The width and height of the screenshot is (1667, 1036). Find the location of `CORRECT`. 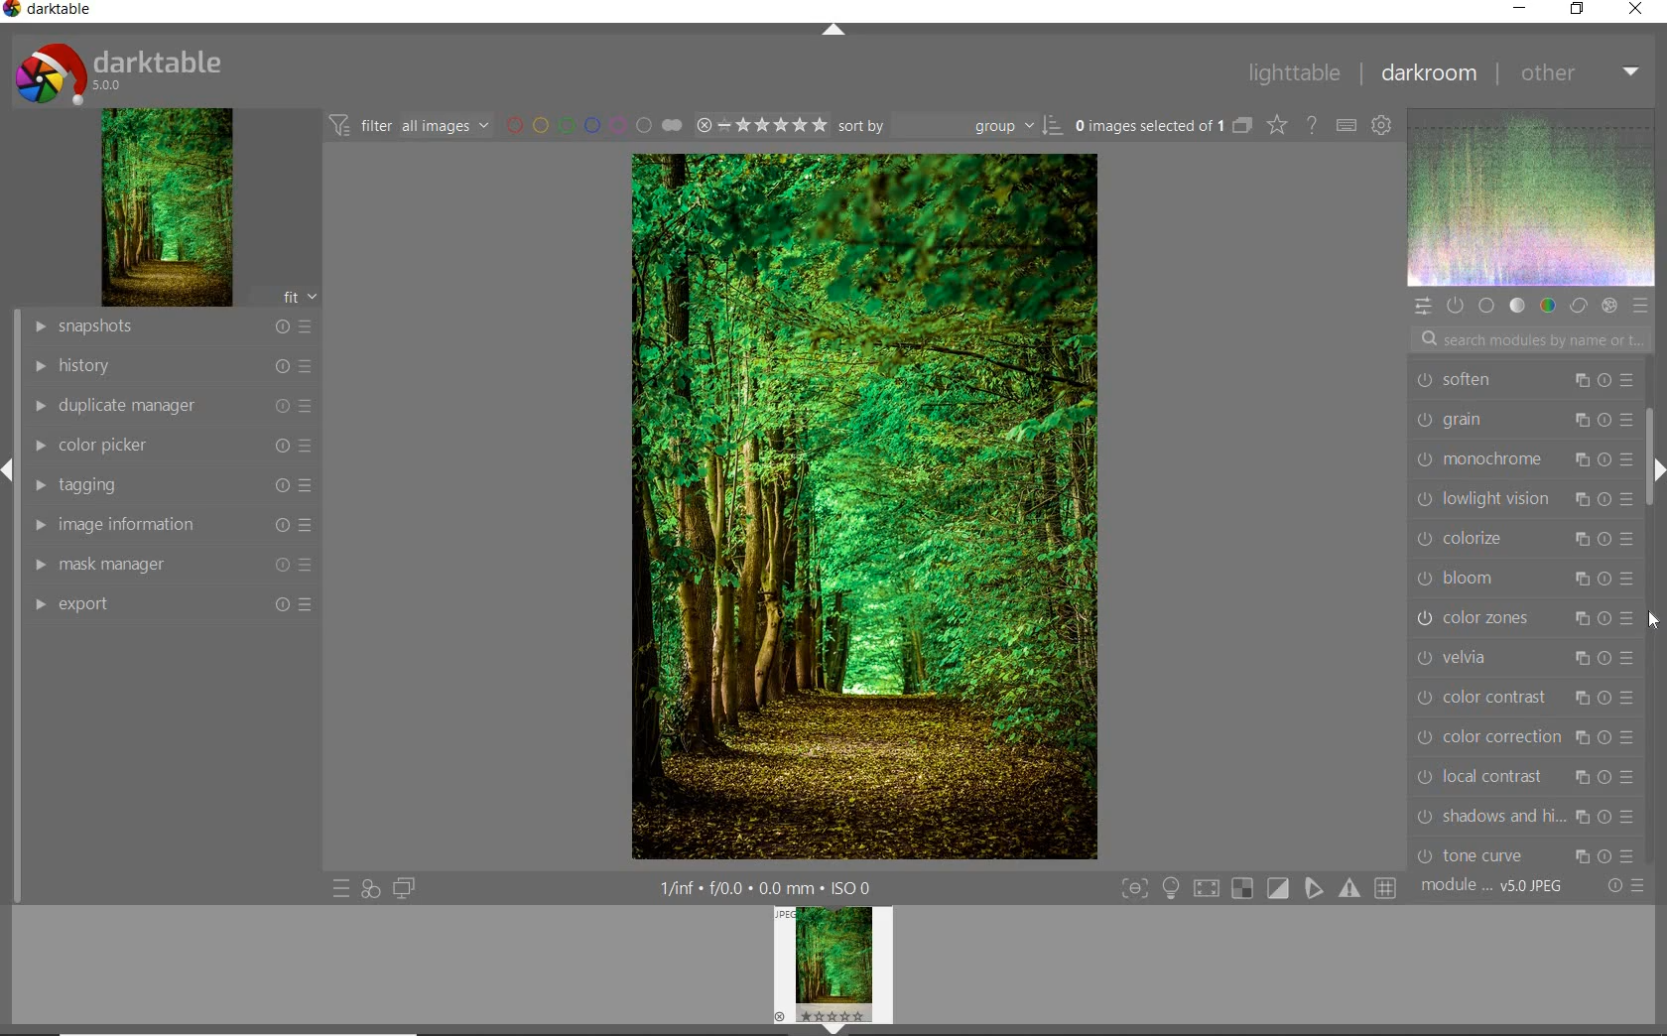

CORRECT is located at coordinates (1579, 307).